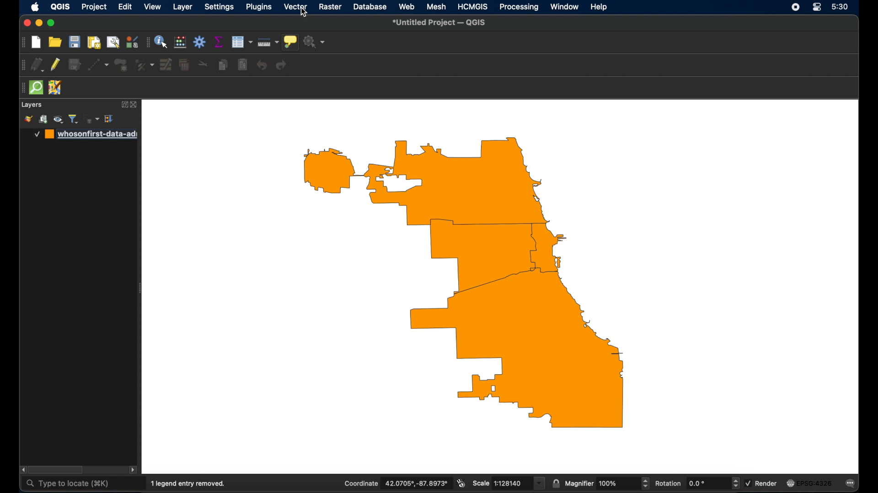 This screenshot has width=878, height=493. Describe the element at coordinates (55, 42) in the screenshot. I see `open project` at that location.